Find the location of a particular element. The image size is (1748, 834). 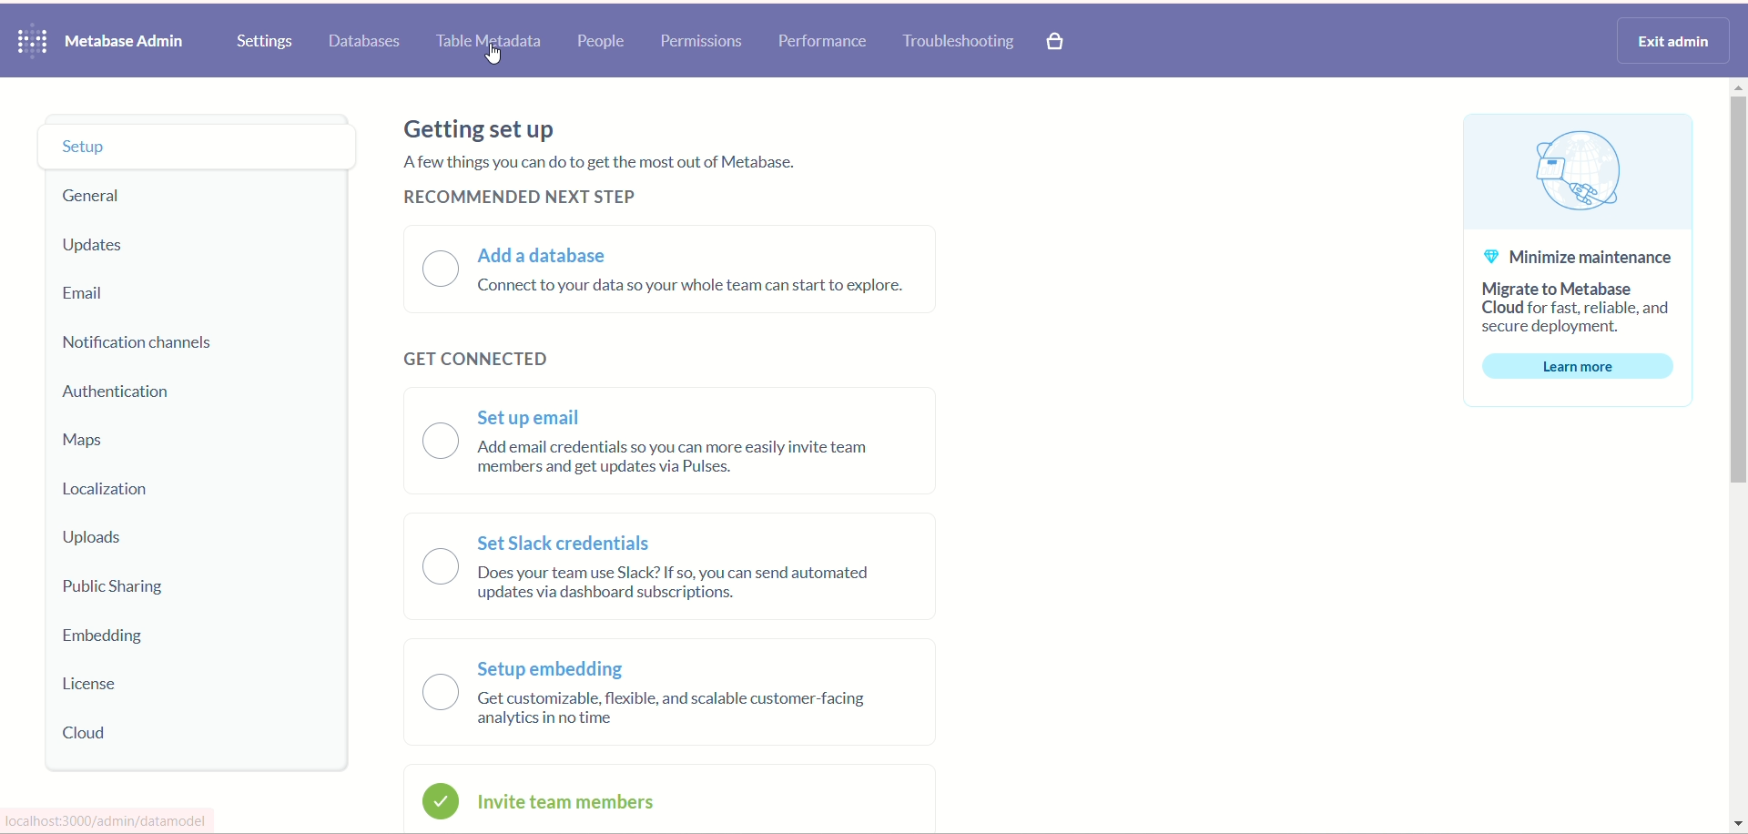

recommended next step is located at coordinates (521, 202).